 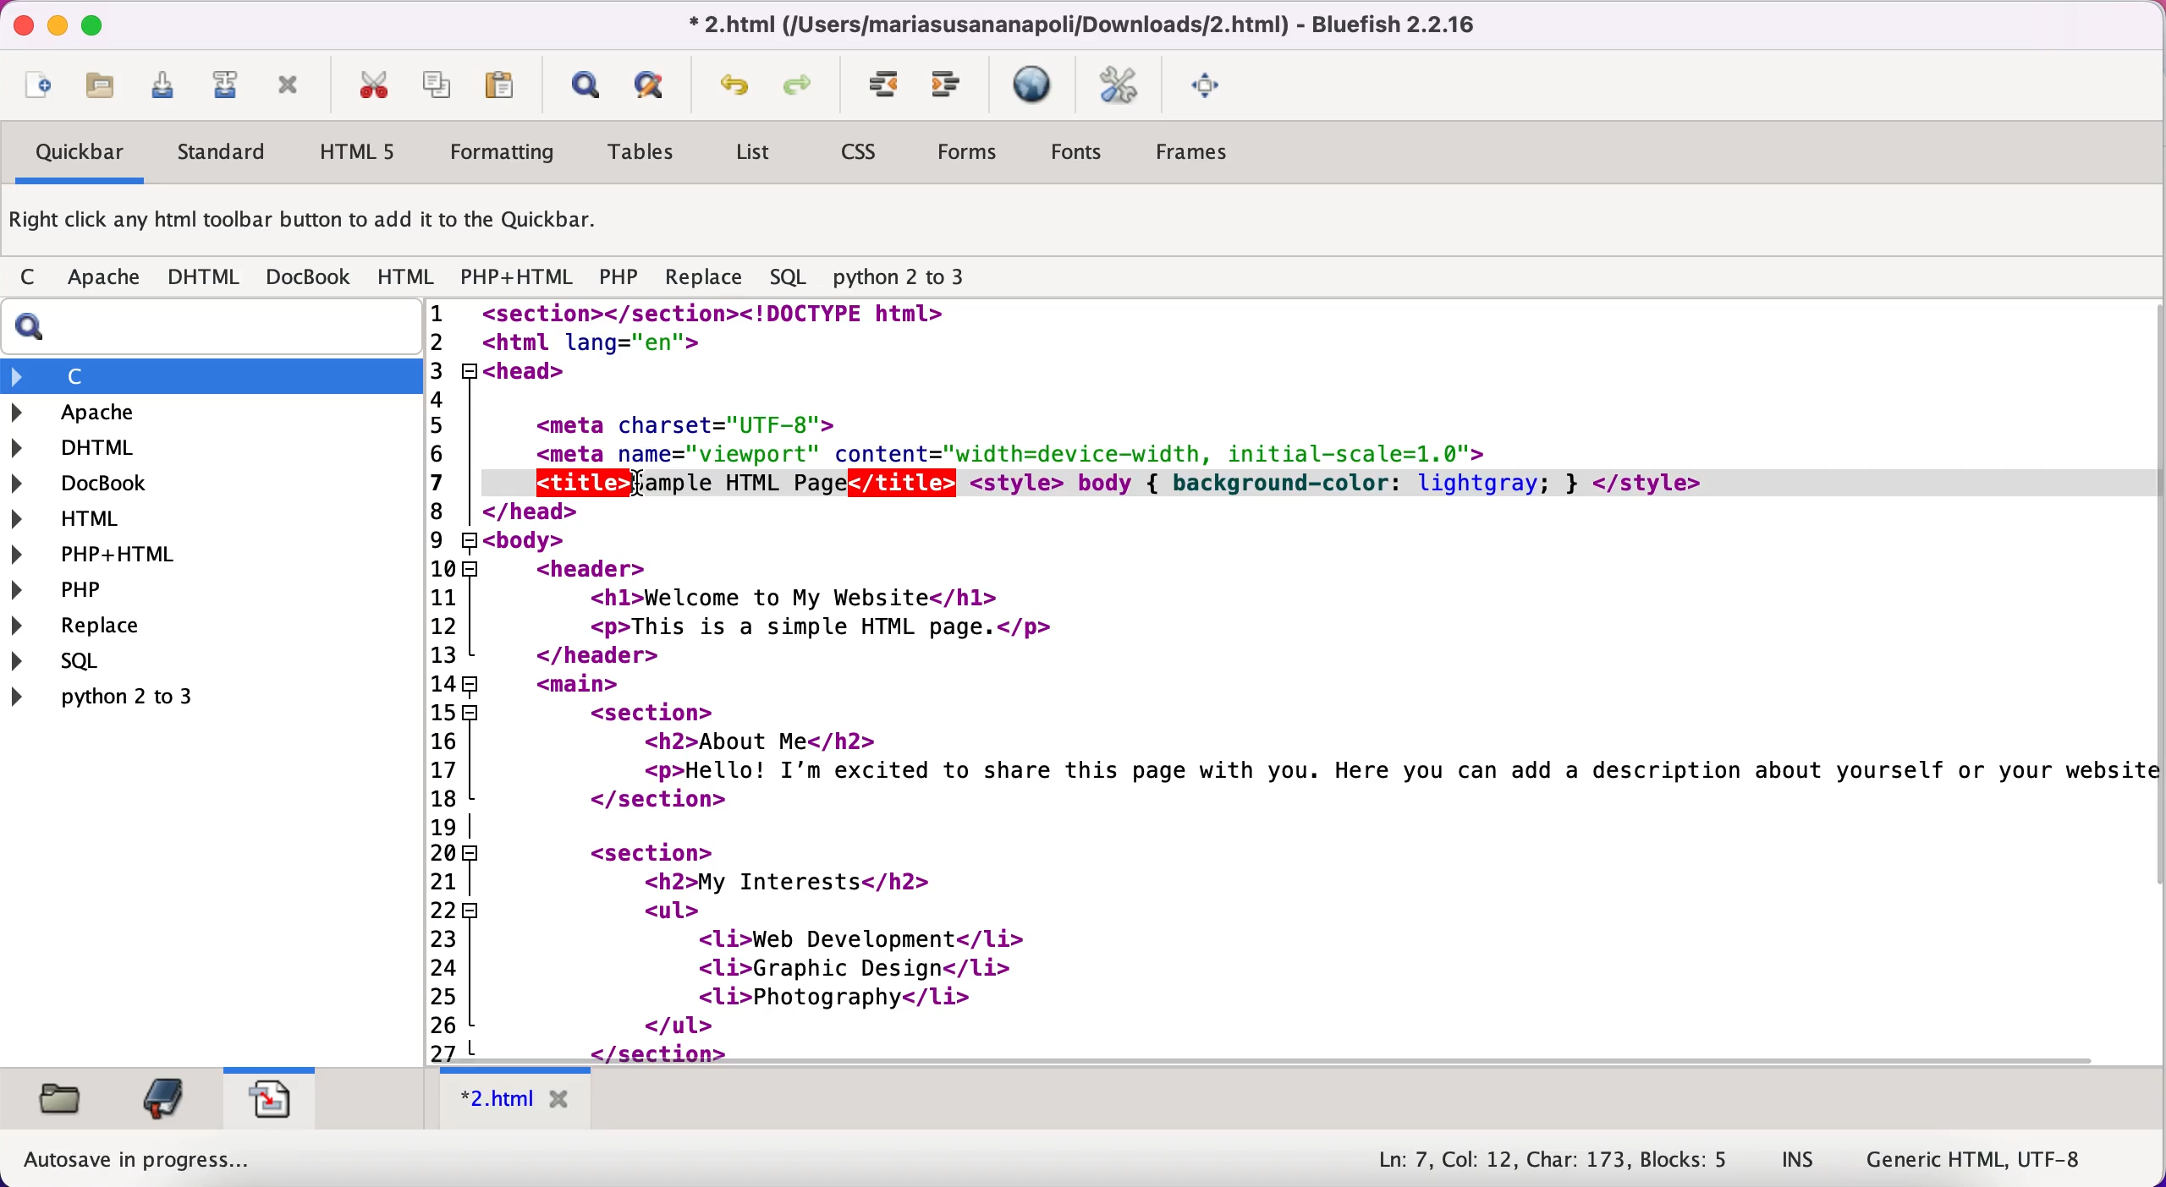 I want to click on replace, so click(x=117, y=627).